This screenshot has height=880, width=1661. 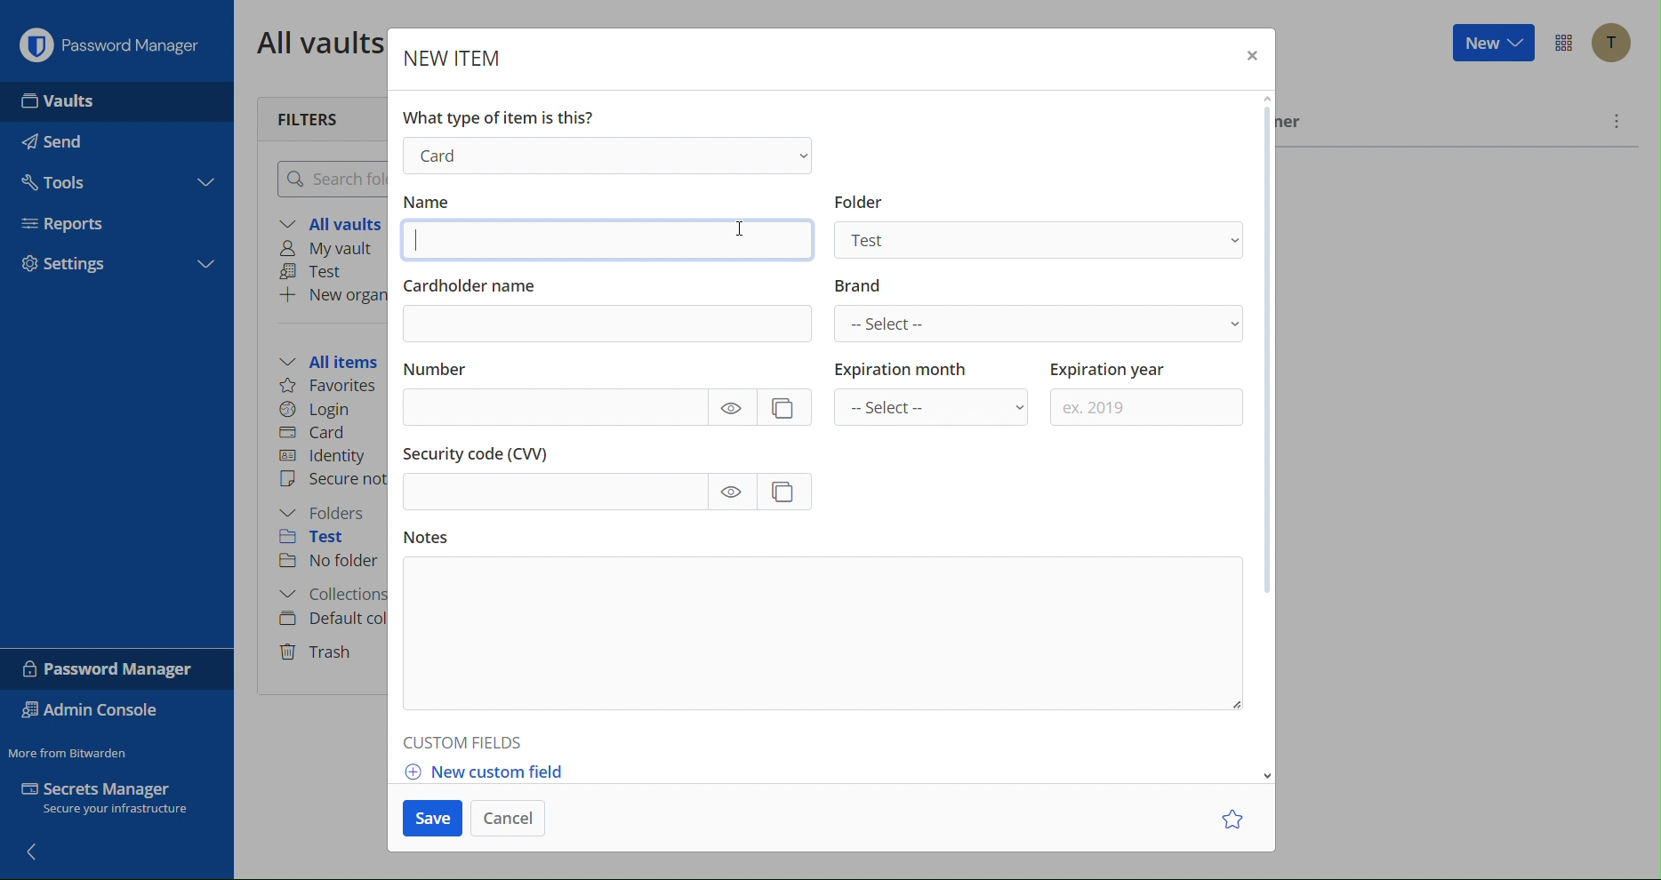 What do you see at coordinates (427, 538) in the screenshot?
I see `Notes` at bounding box center [427, 538].